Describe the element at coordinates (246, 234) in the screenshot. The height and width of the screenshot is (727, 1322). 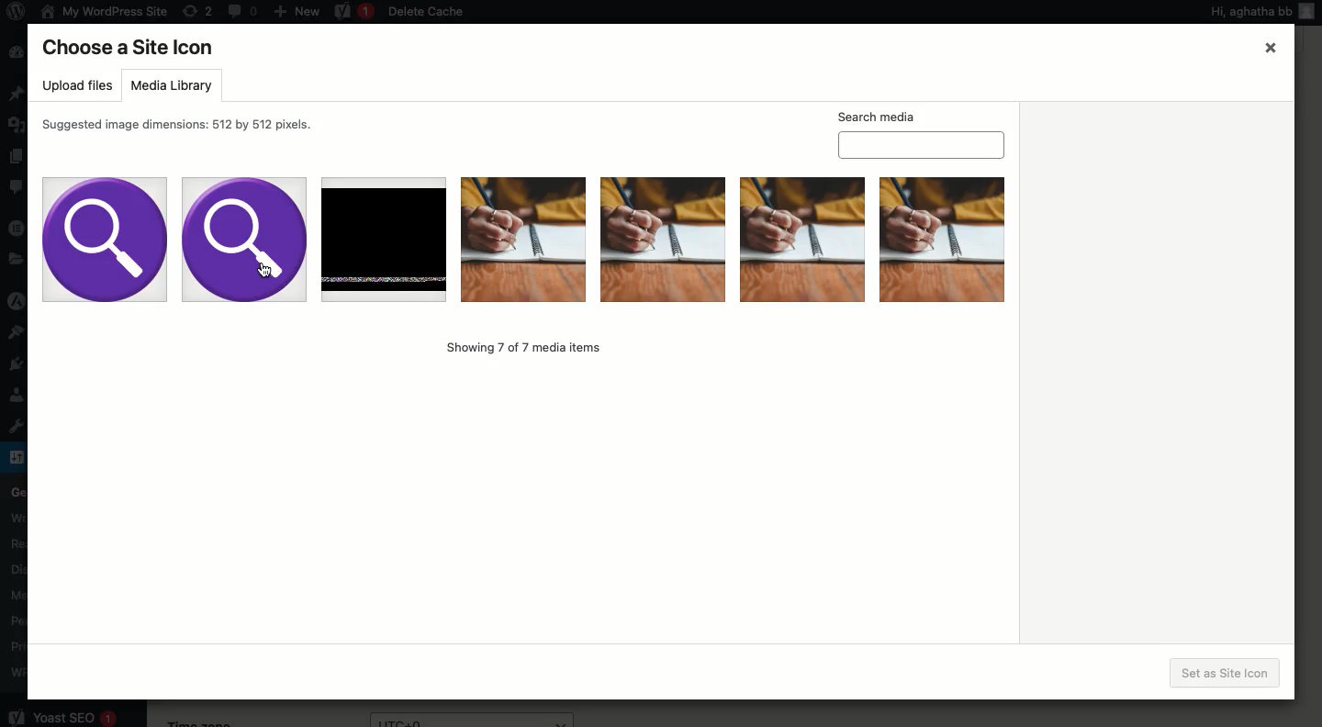
I see `Image` at that location.